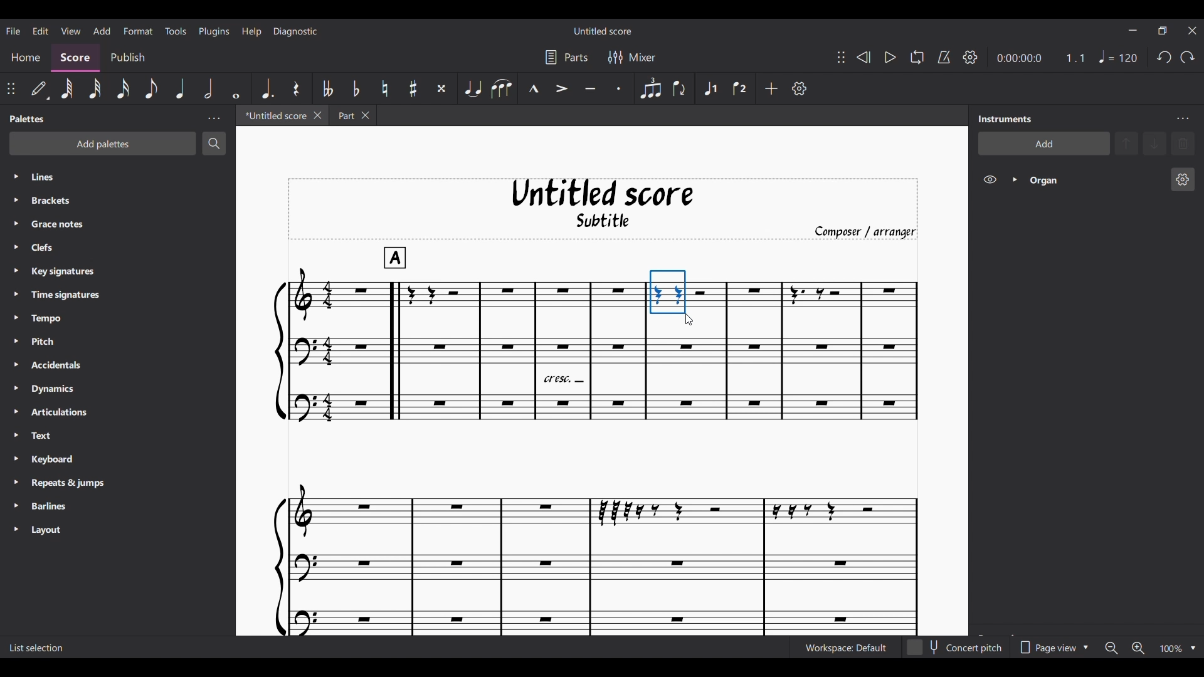 Image resolution: width=1204 pixels, height=677 pixels. What do you see at coordinates (123, 89) in the screenshot?
I see `16th note` at bounding box center [123, 89].